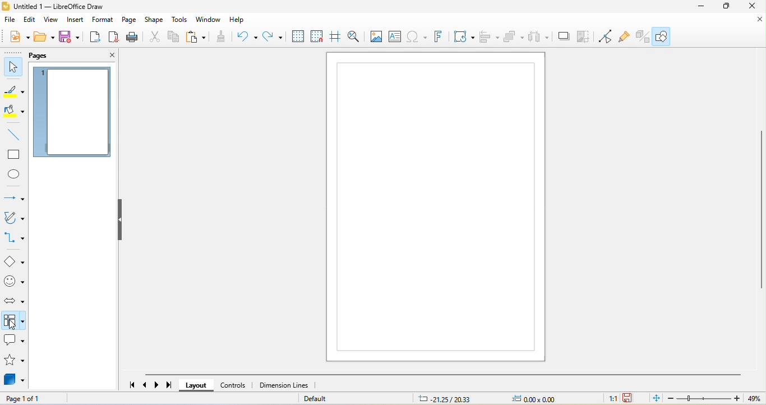  I want to click on select at least three object to distribute, so click(542, 37).